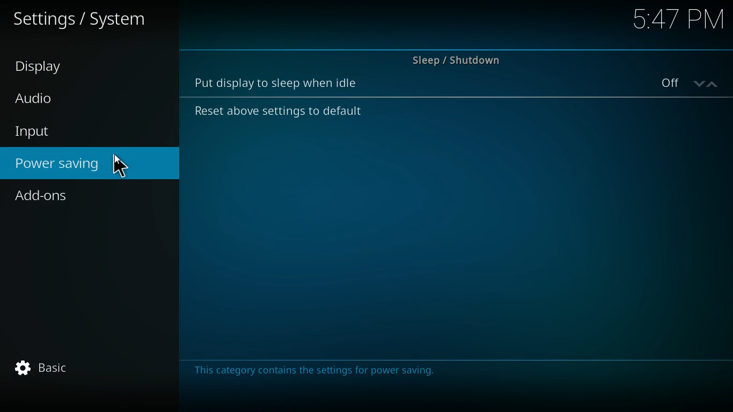 This screenshot has width=733, height=412. I want to click on basic, so click(46, 370).